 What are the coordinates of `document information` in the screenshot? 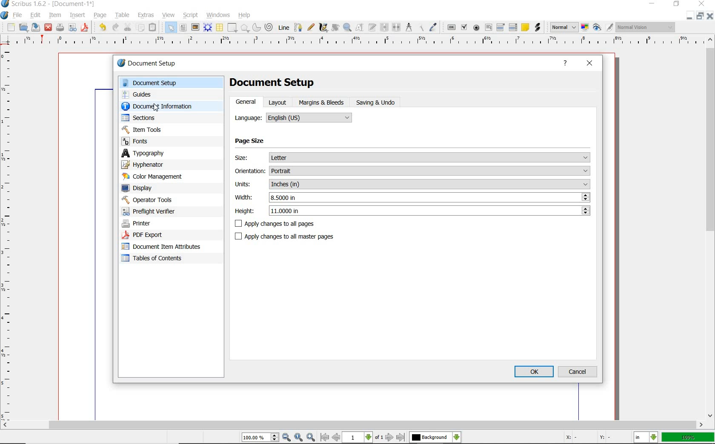 It's located at (165, 106).